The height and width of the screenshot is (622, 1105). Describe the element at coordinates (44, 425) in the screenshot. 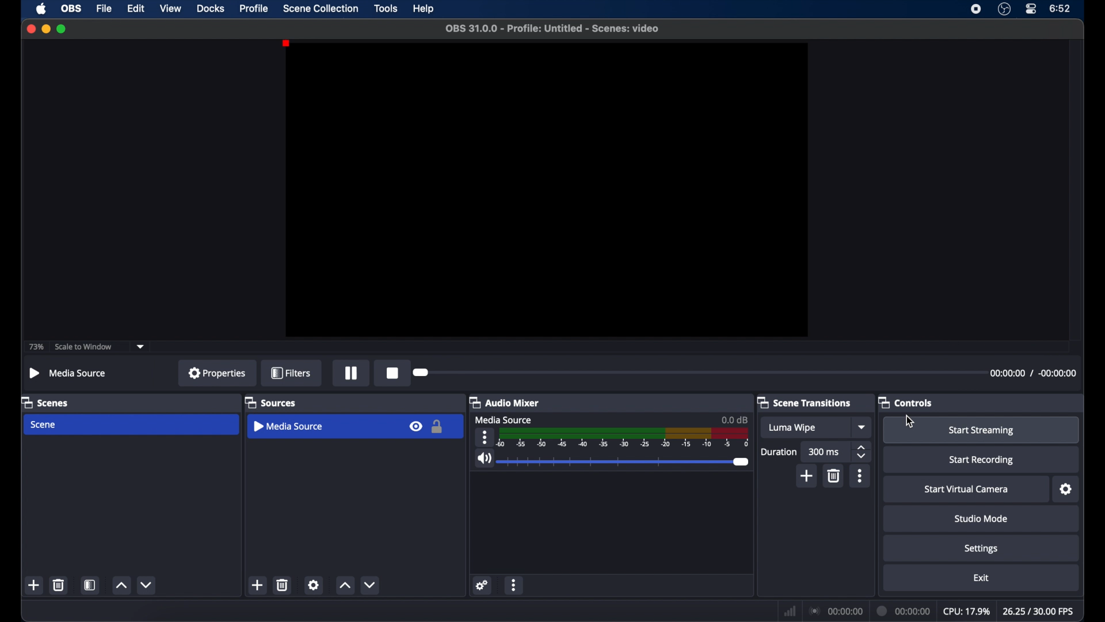

I see `scene` at that location.